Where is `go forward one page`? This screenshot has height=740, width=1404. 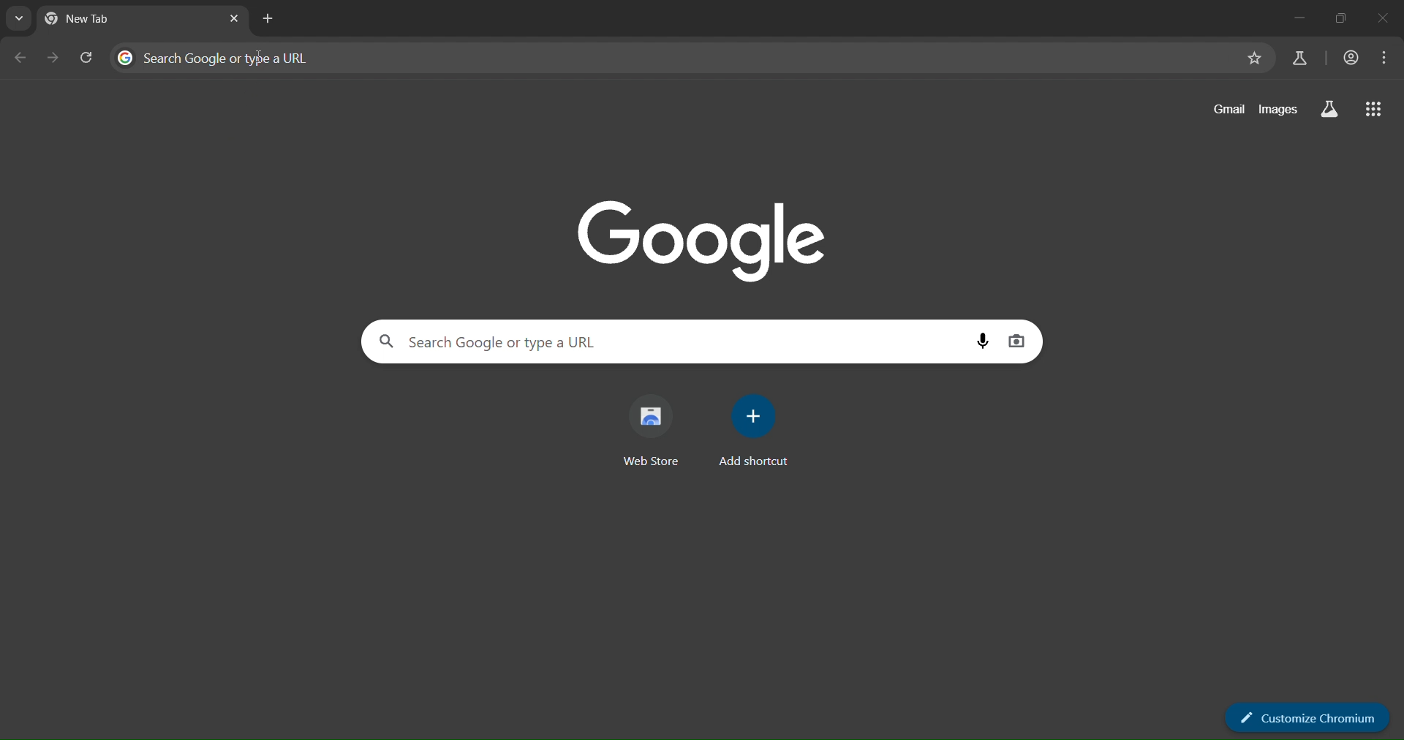 go forward one page is located at coordinates (53, 57).